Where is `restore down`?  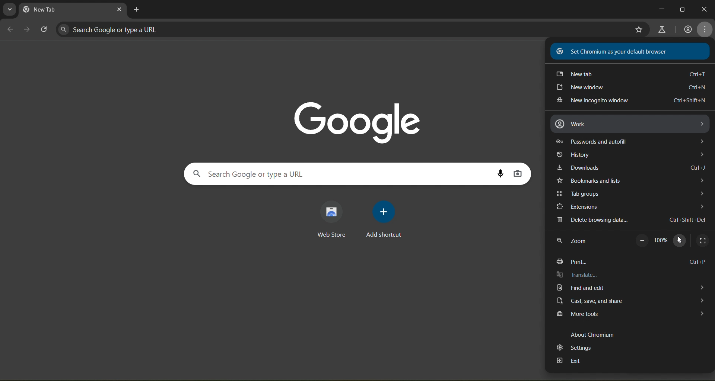
restore down is located at coordinates (683, 8).